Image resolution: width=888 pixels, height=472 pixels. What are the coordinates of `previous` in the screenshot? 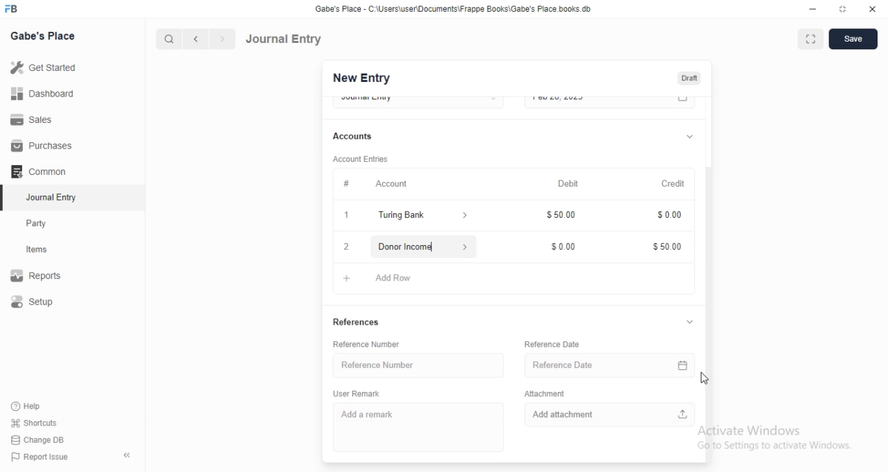 It's located at (194, 39).